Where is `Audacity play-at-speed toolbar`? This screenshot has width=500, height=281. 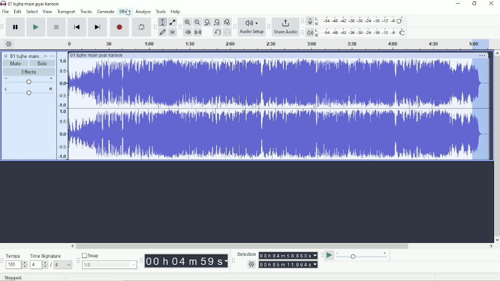 Audacity play-at-speed toolbar is located at coordinates (322, 255).